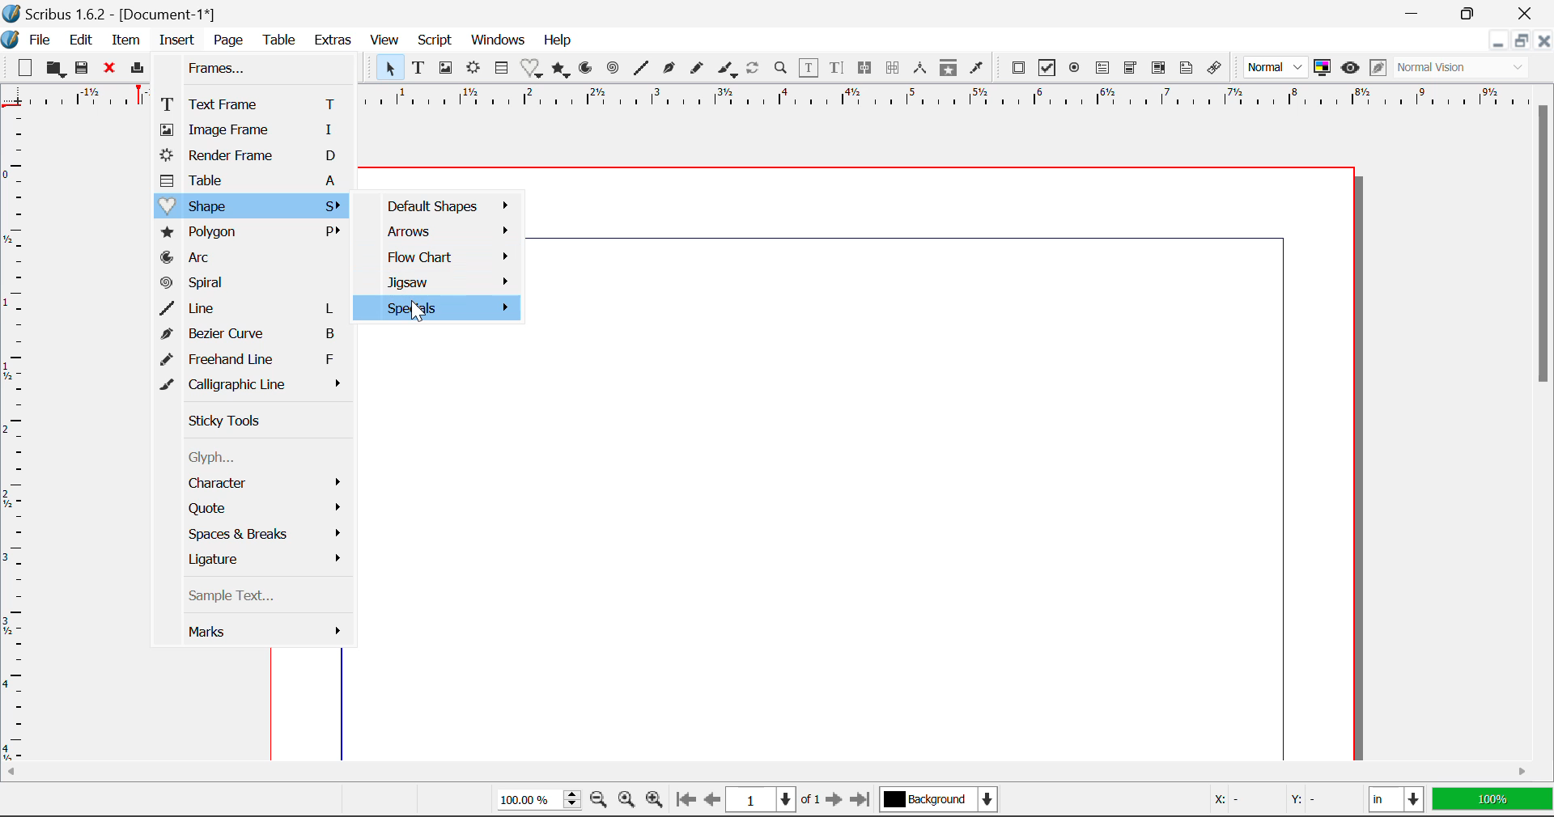 The image size is (1554, 817). What do you see at coordinates (756, 70) in the screenshot?
I see `Refresh` at bounding box center [756, 70].